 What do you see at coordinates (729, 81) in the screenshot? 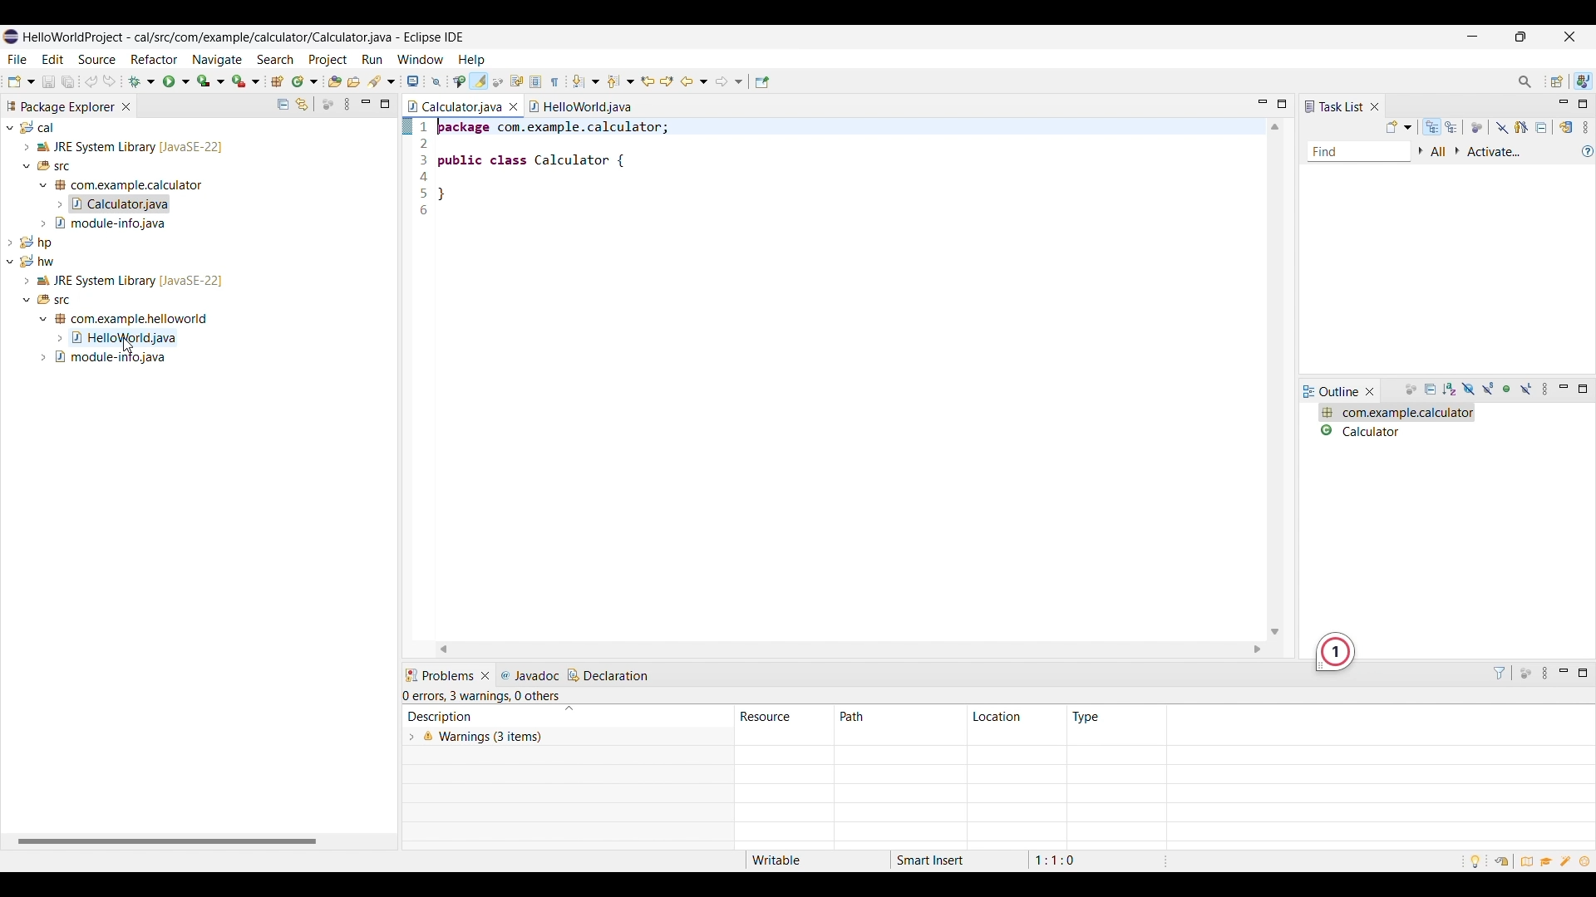
I see `Forward option` at bounding box center [729, 81].